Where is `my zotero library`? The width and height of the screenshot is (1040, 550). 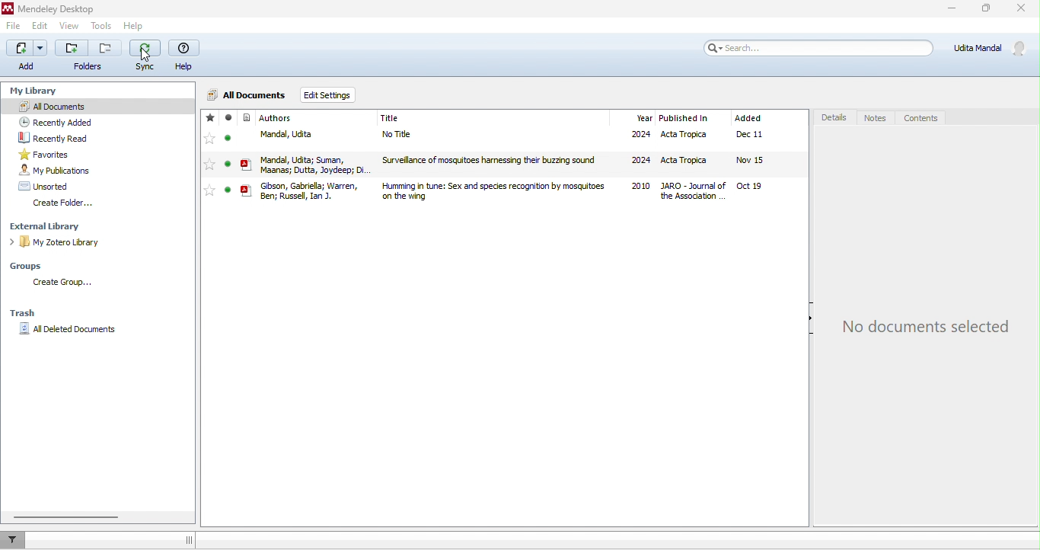
my zotero library is located at coordinates (60, 245).